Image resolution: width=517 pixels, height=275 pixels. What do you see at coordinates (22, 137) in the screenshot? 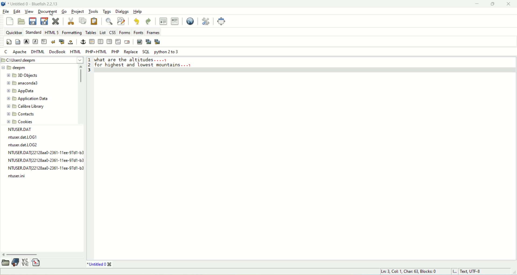
I see `ntuser.dat.LOG1` at bounding box center [22, 137].